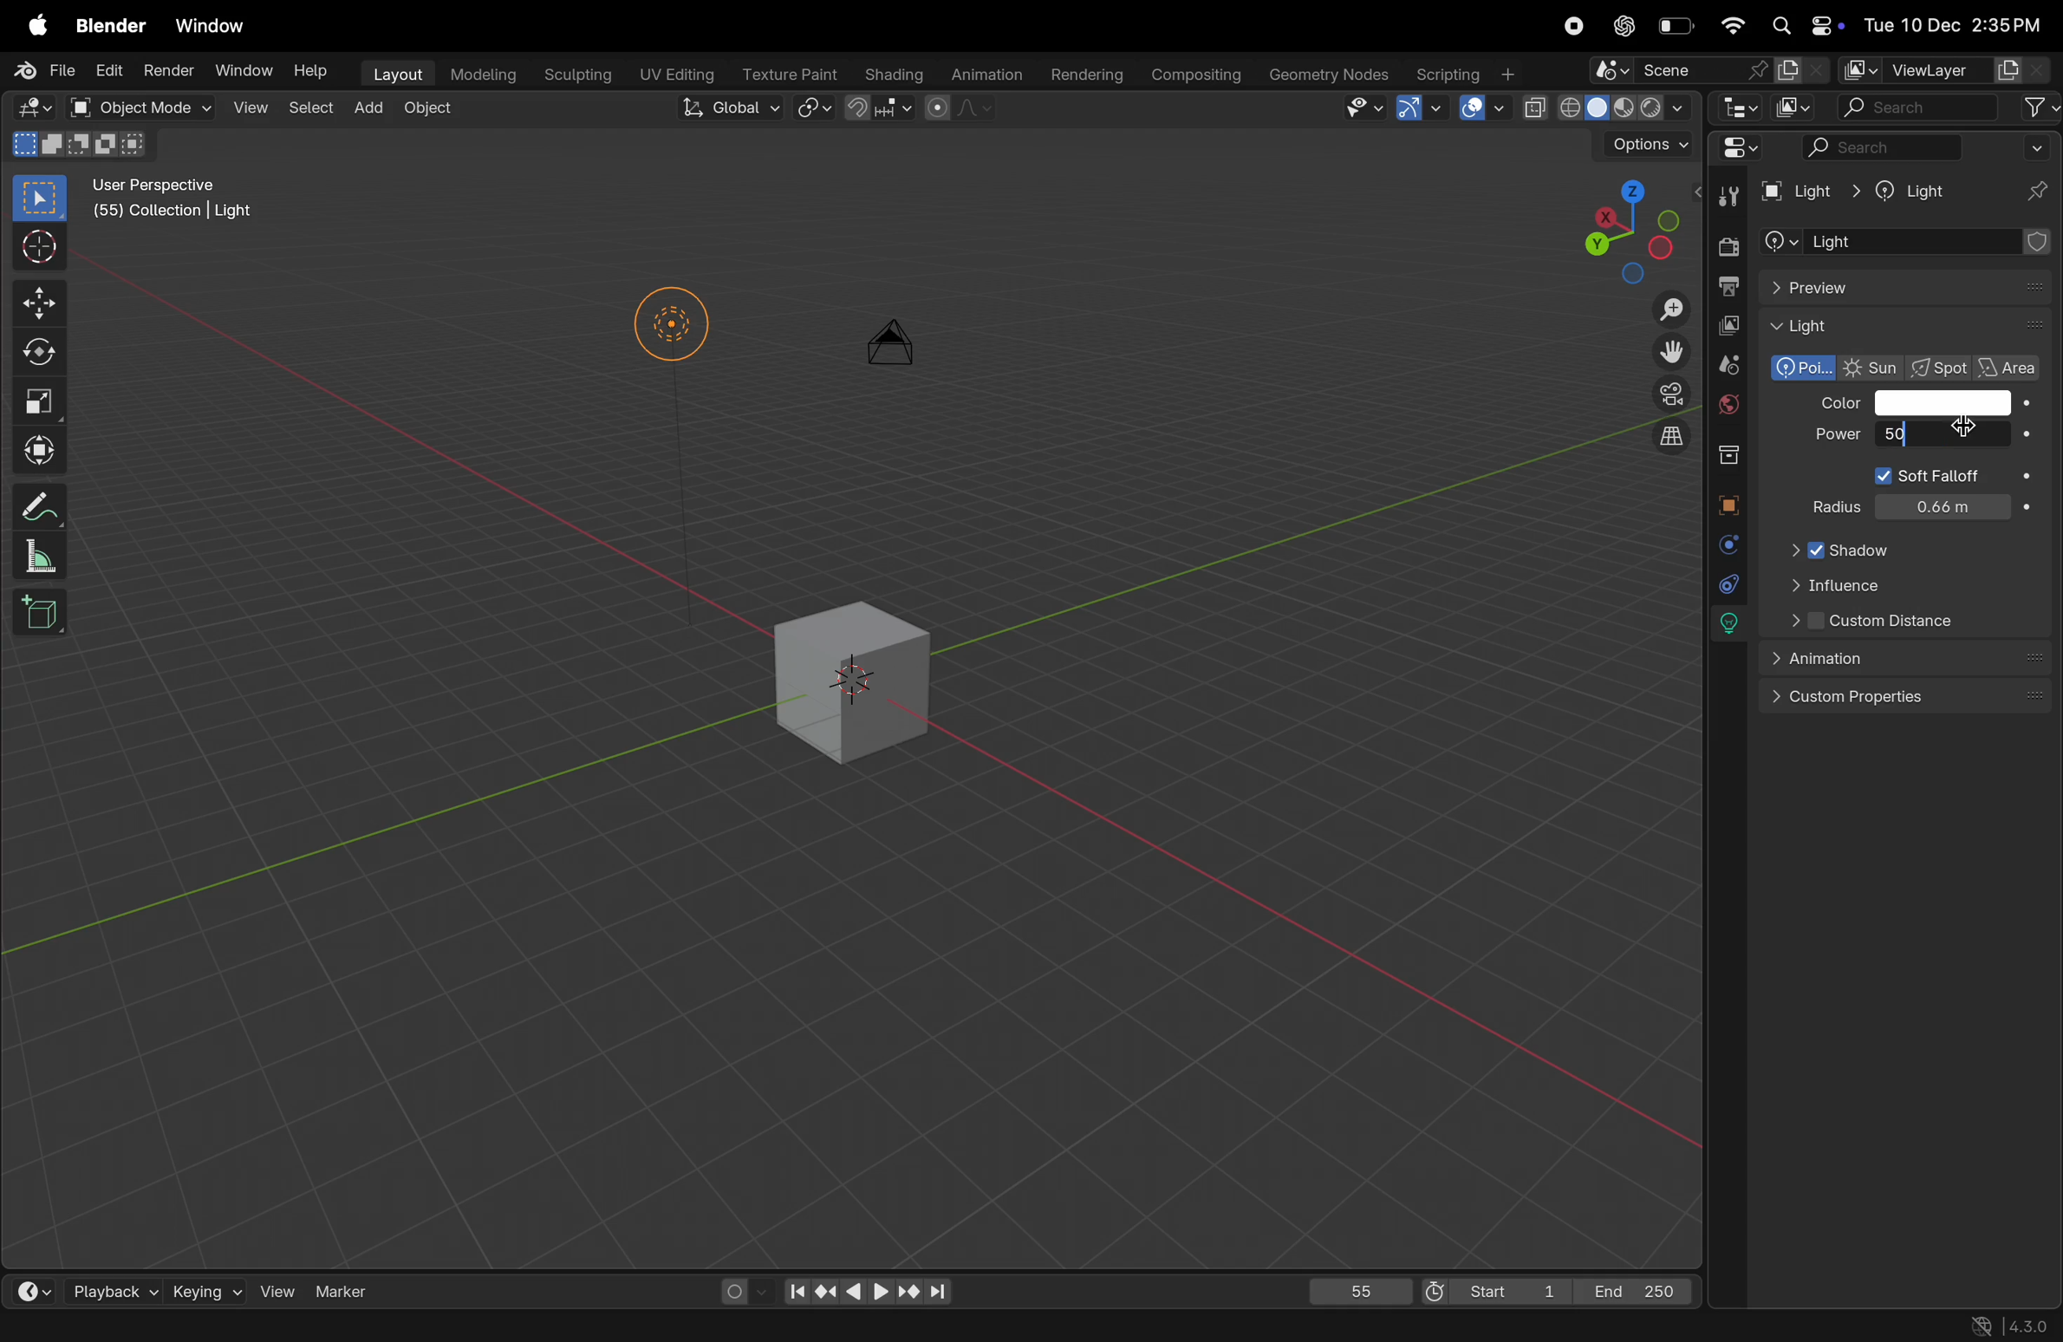 The height and width of the screenshot is (1342, 2063). I want to click on Editor mode, so click(1739, 152).